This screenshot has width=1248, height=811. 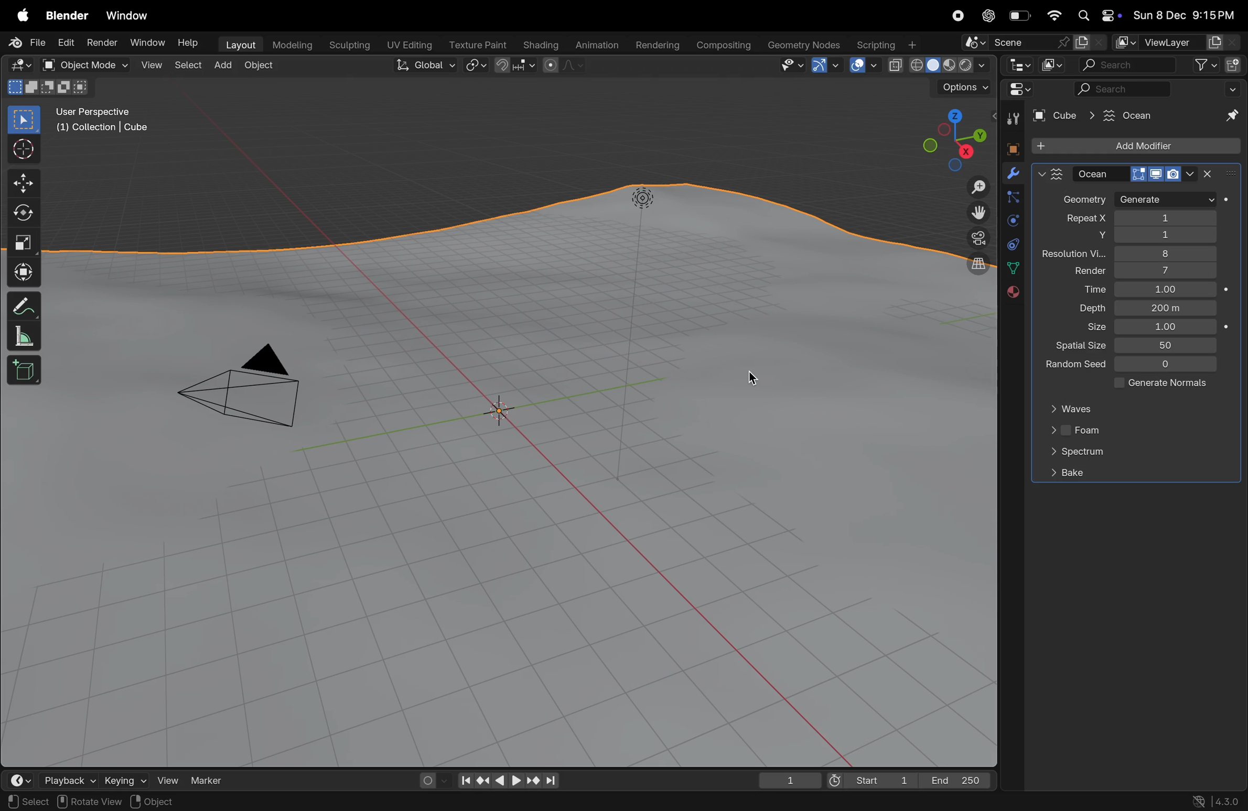 What do you see at coordinates (1089, 328) in the screenshot?
I see `size` at bounding box center [1089, 328].